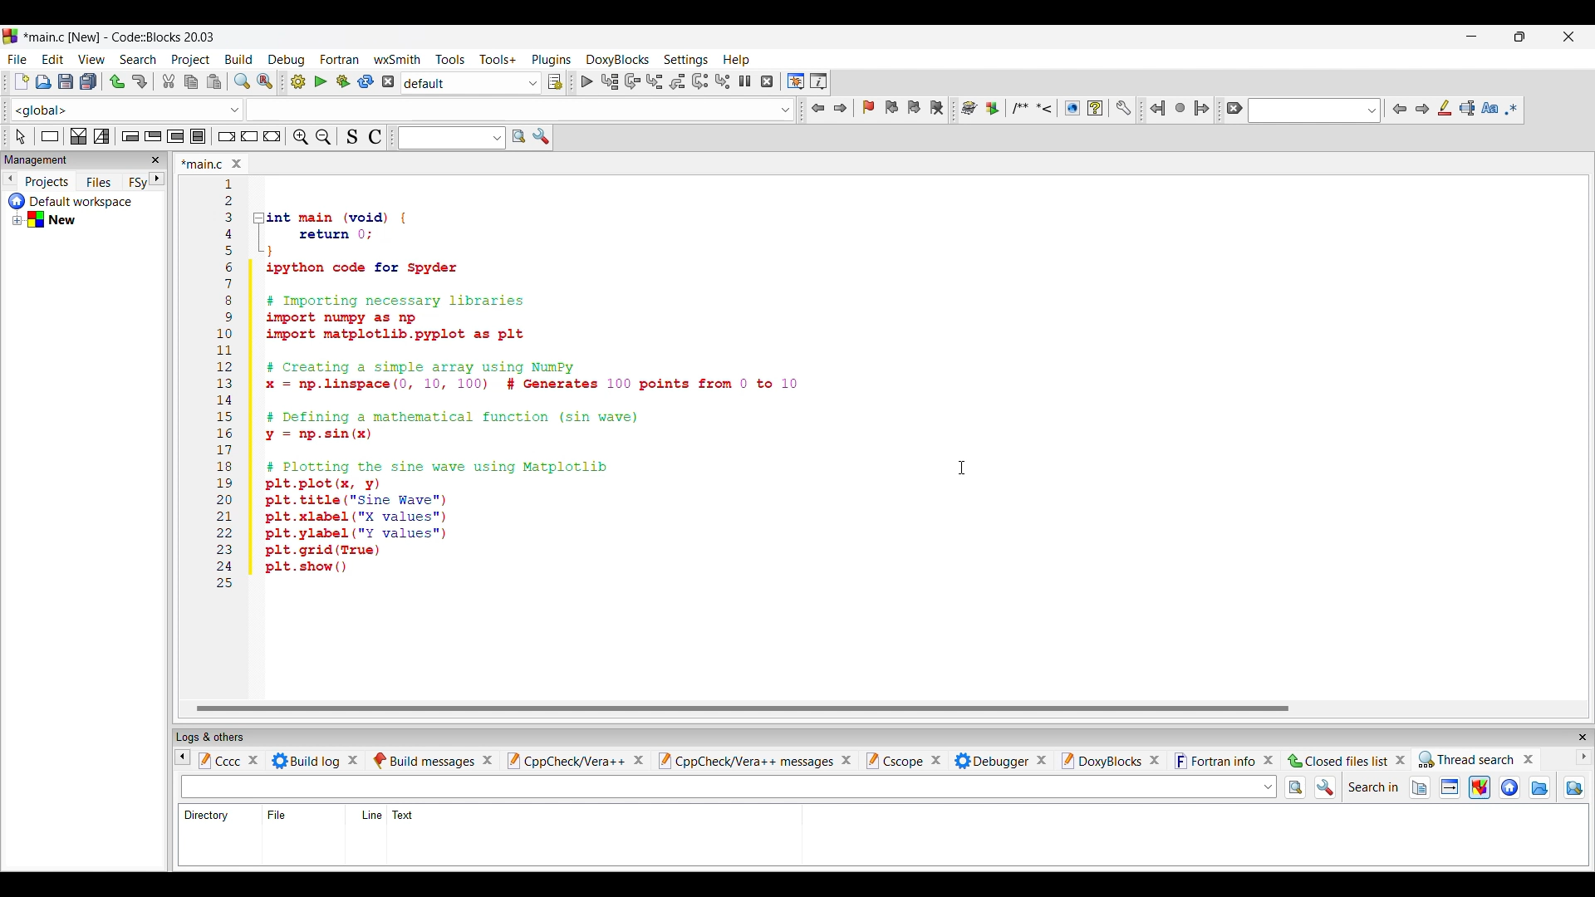 The height and width of the screenshot is (897, 1595). I want to click on jump back, so click(817, 108).